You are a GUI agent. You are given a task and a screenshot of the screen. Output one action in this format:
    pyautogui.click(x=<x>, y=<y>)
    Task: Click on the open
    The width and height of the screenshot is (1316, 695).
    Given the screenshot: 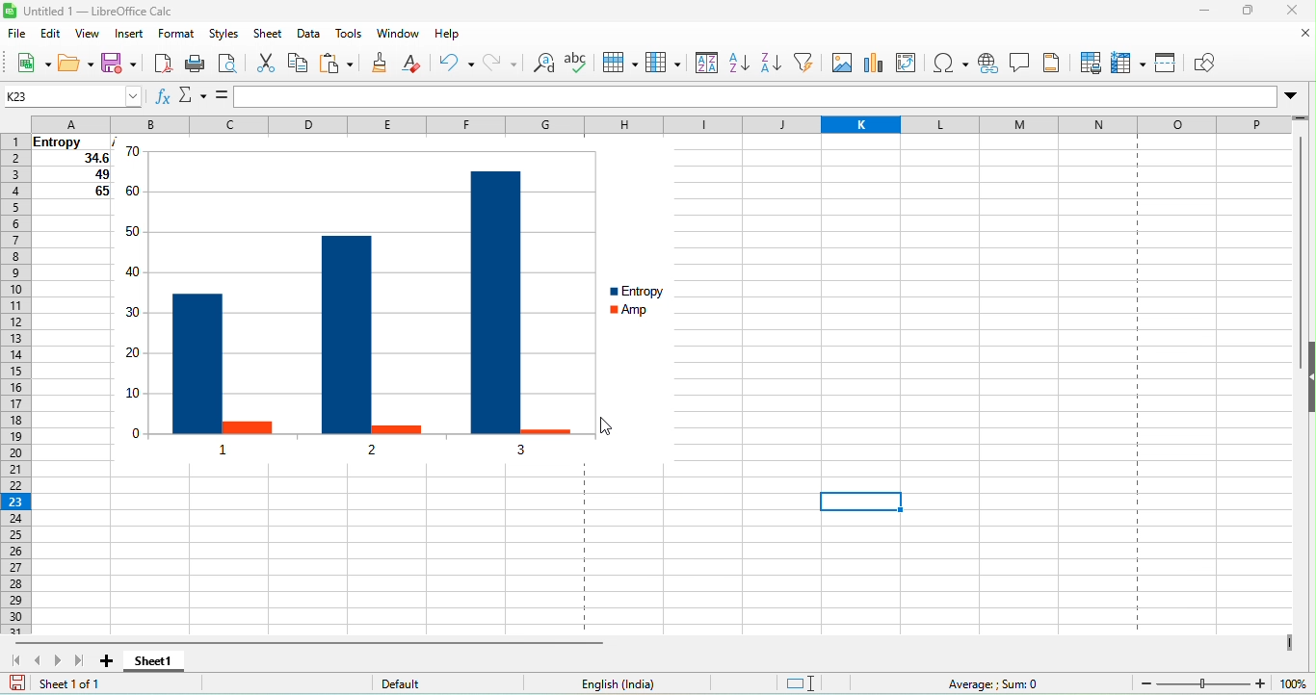 What is the action you would take?
    pyautogui.click(x=79, y=63)
    